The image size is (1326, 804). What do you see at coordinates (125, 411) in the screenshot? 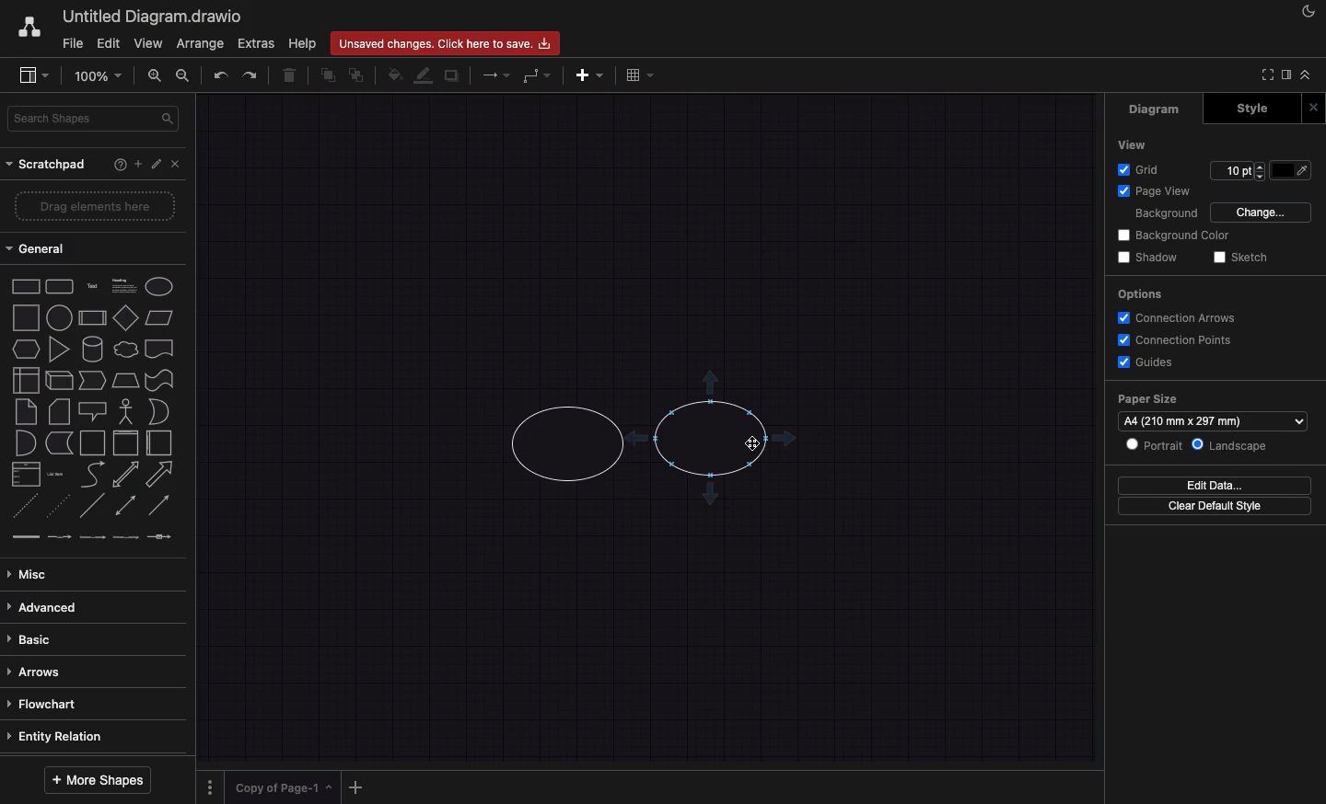
I see `actor` at bounding box center [125, 411].